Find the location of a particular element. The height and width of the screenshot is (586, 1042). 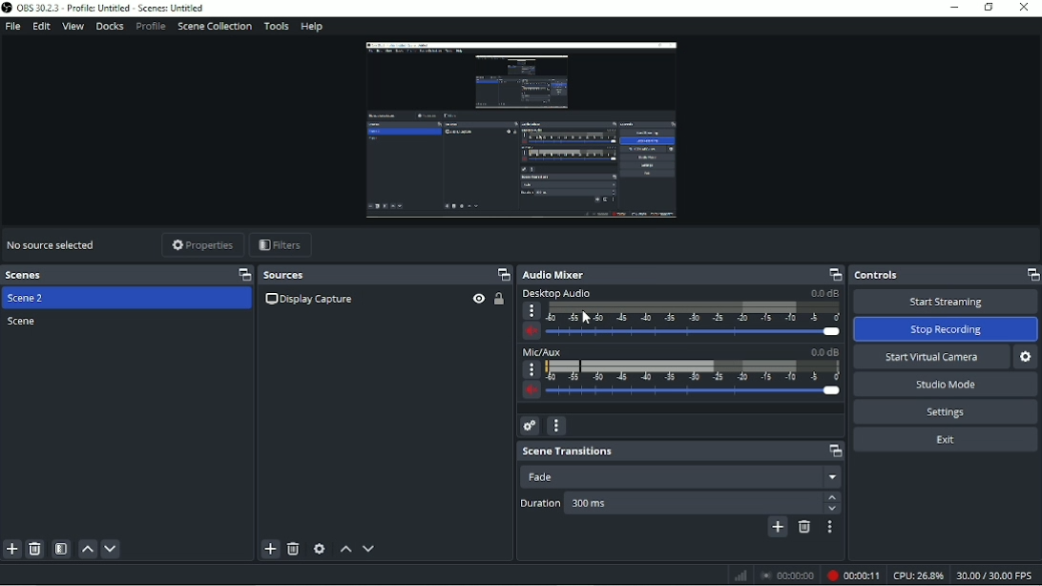

Scene transitions is located at coordinates (680, 451).